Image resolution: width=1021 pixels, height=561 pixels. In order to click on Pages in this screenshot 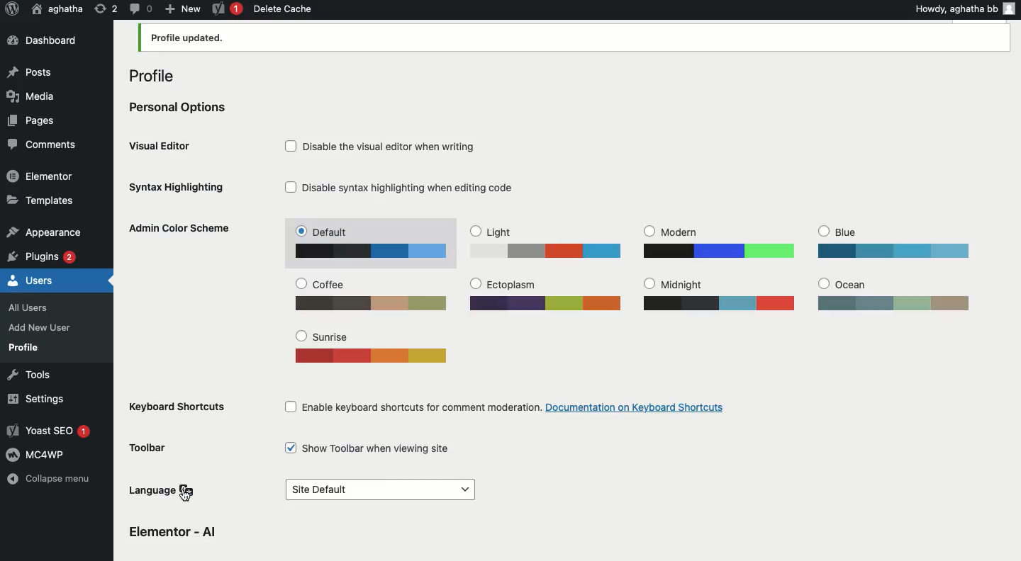, I will do `click(33, 120)`.